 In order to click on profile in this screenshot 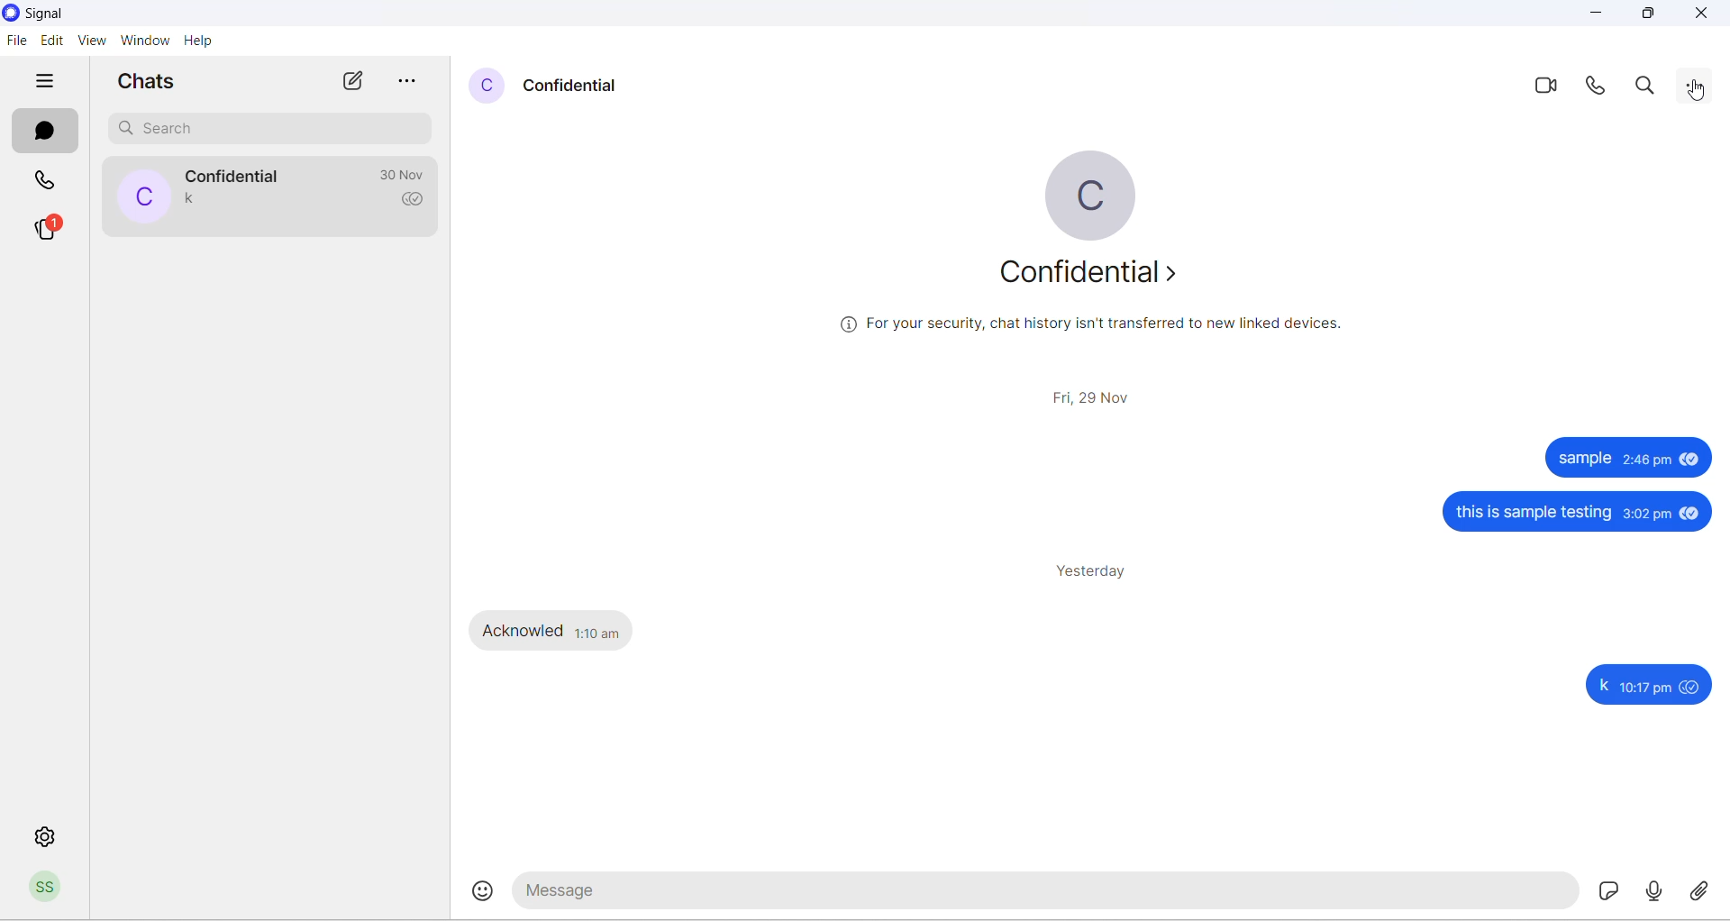, I will do `click(46, 889)`.